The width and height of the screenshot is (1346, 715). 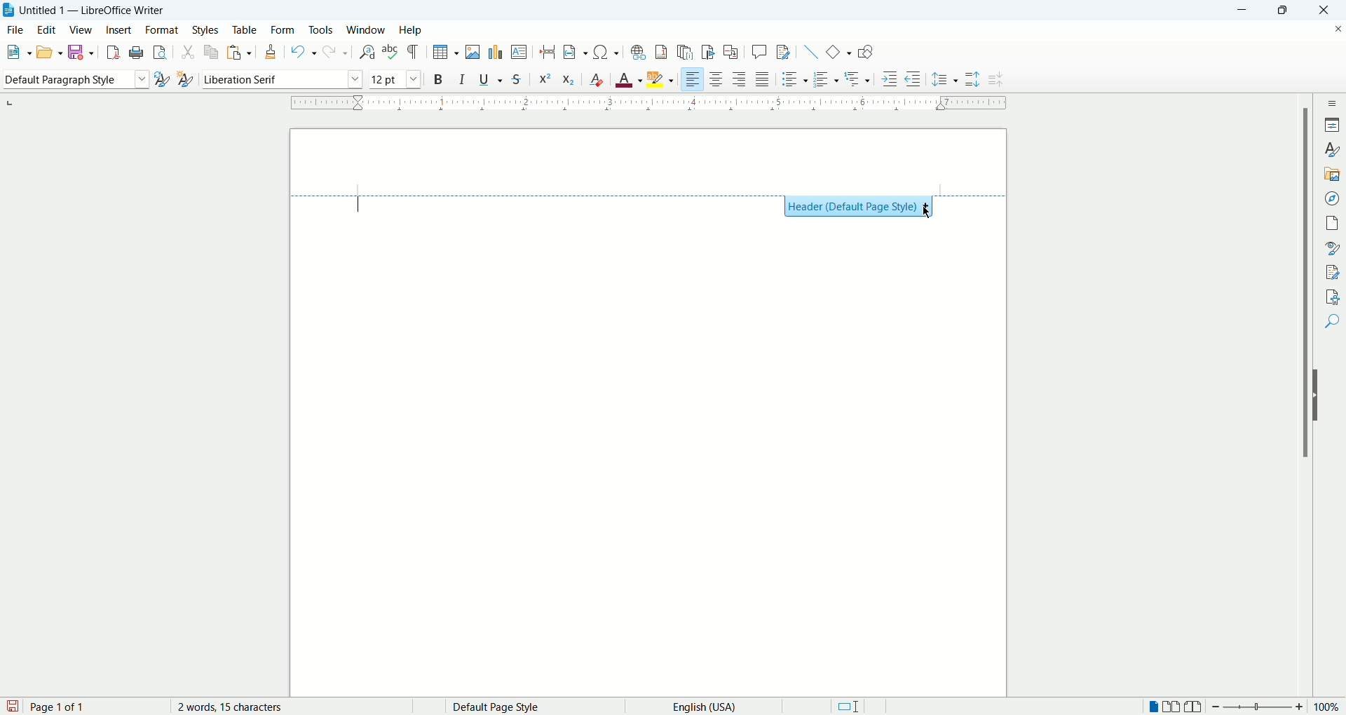 I want to click on insert line, so click(x=810, y=51).